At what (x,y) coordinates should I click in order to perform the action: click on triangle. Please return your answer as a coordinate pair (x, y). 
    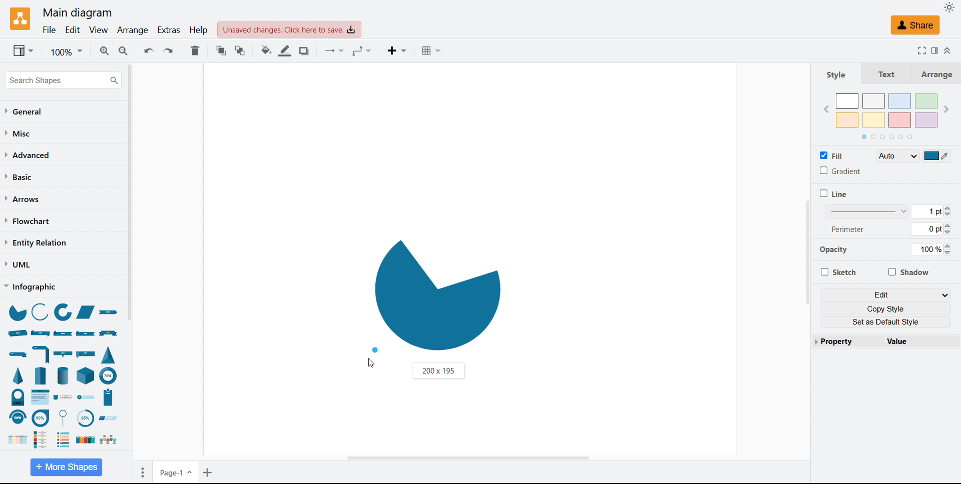
    Looking at the image, I should click on (109, 354).